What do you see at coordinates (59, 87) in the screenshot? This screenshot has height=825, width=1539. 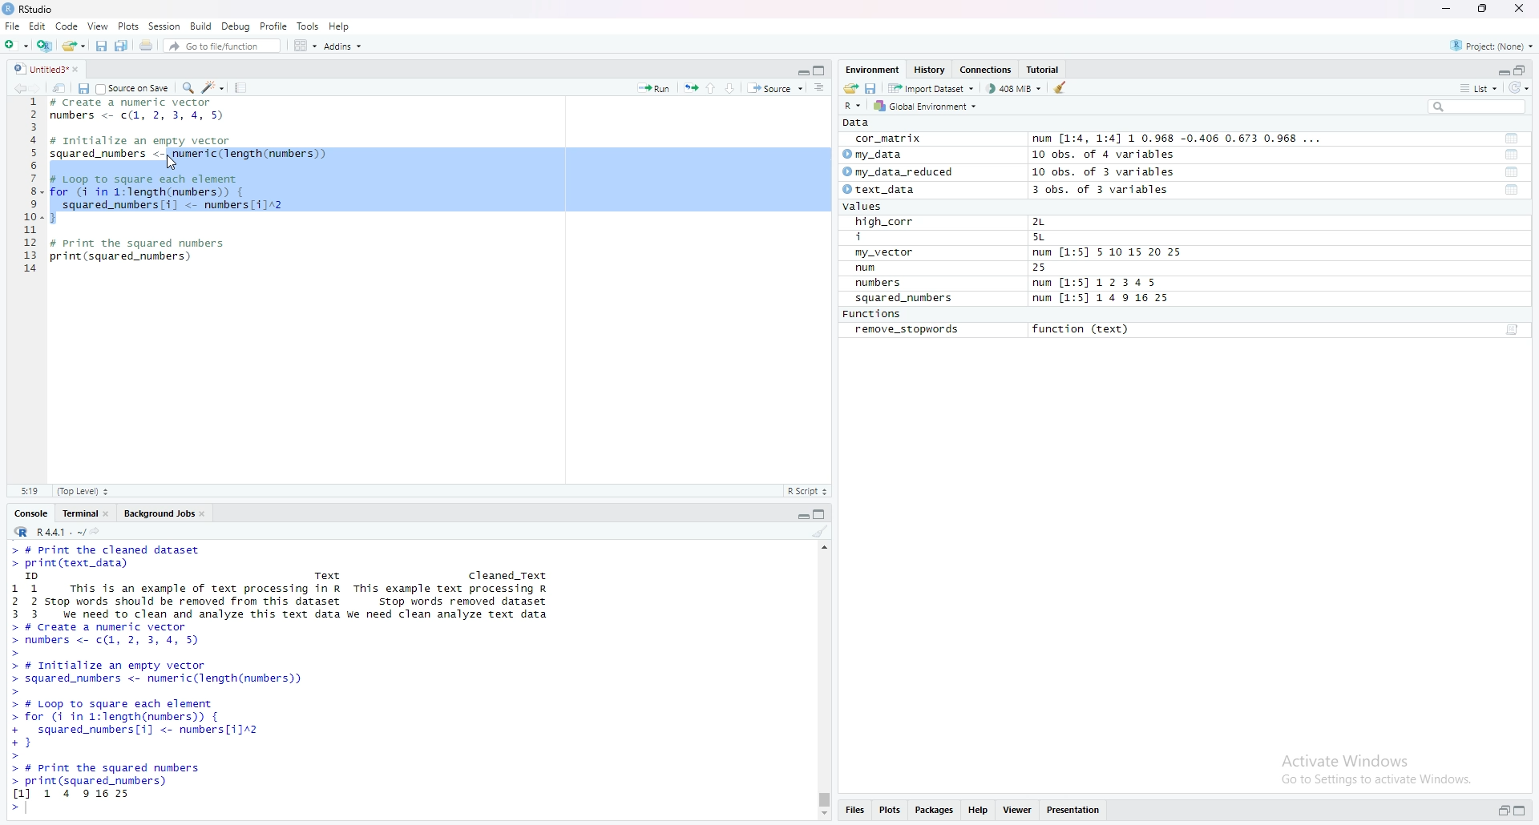 I see `show in new window` at bounding box center [59, 87].